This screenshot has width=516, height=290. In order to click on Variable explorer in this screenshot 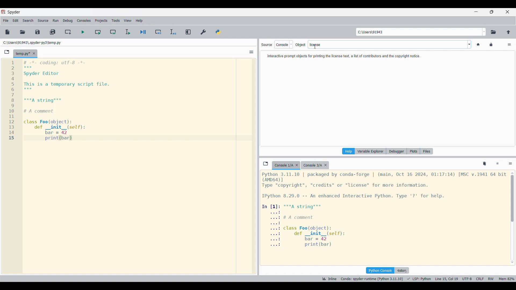, I will do `click(371, 151)`.